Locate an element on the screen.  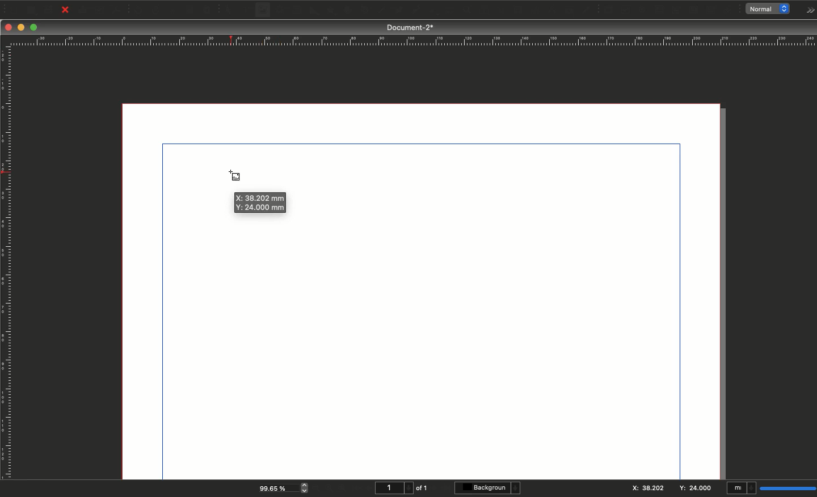
Cursor is located at coordinates (239, 175).